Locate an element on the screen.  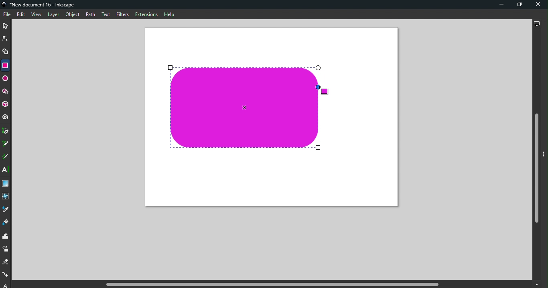
Connector tool is located at coordinates (6, 275).